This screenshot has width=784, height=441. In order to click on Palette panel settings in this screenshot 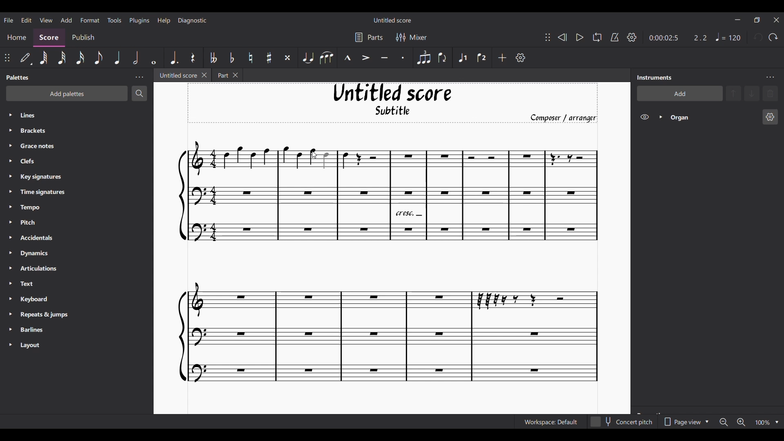, I will do `click(139, 77)`.